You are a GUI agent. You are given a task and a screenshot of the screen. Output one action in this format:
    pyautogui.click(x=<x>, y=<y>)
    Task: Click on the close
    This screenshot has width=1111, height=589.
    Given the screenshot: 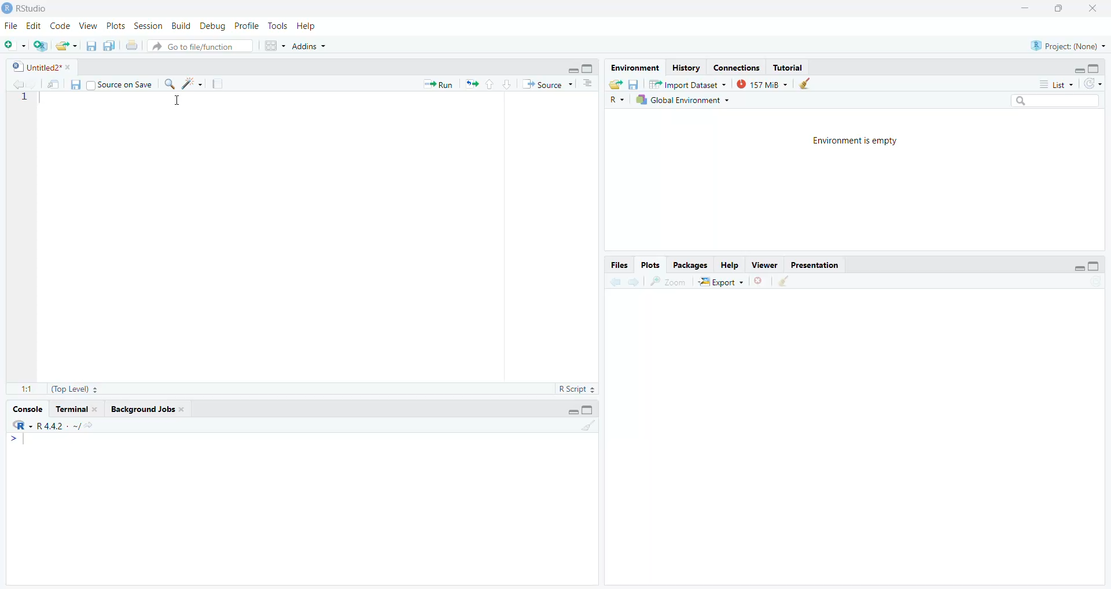 What is the action you would take?
    pyautogui.click(x=183, y=409)
    